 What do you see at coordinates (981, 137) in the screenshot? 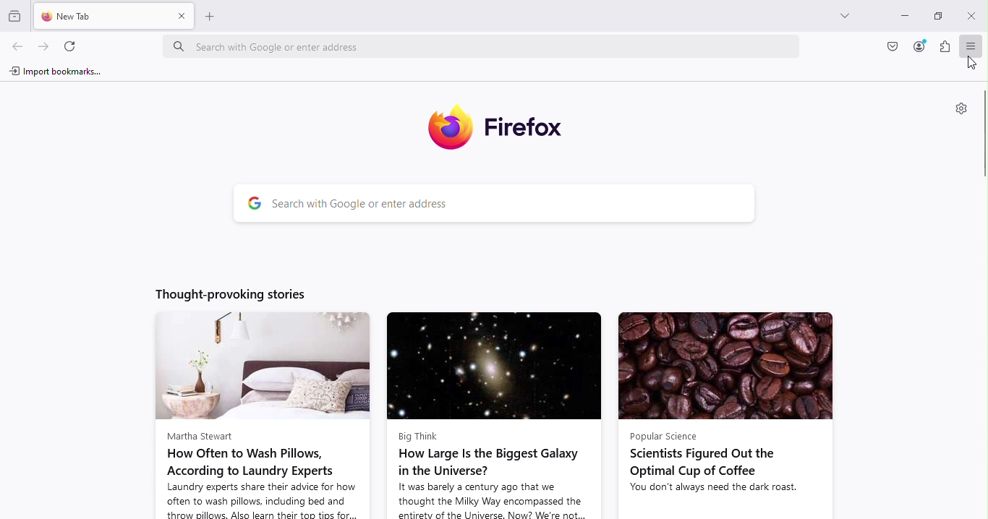
I see `vertical scrollbar` at bounding box center [981, 137].